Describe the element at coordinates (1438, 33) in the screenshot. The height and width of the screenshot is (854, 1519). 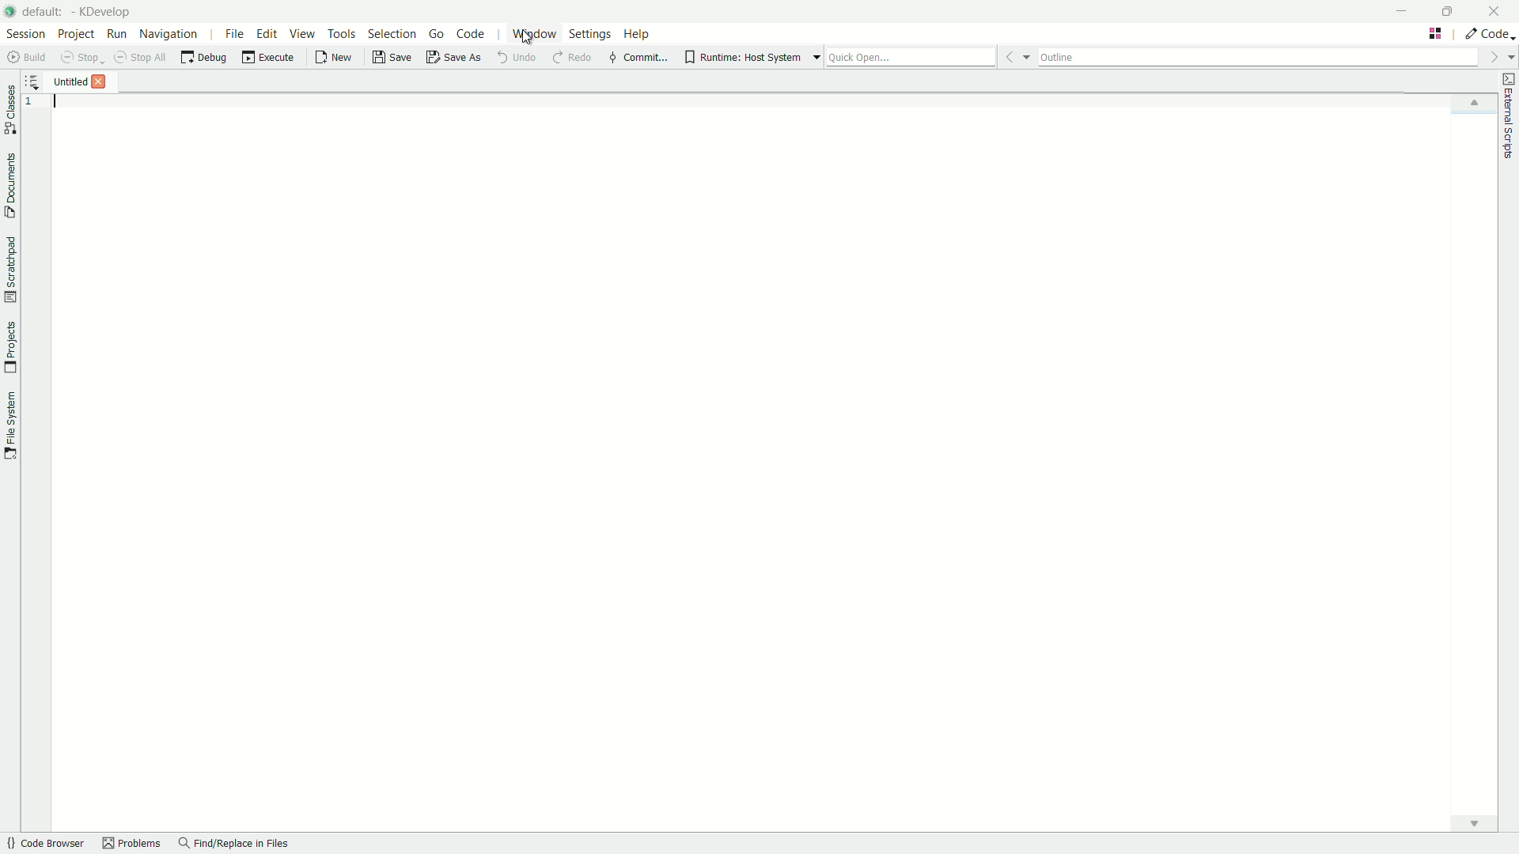
I see `change tab layout` at that location.